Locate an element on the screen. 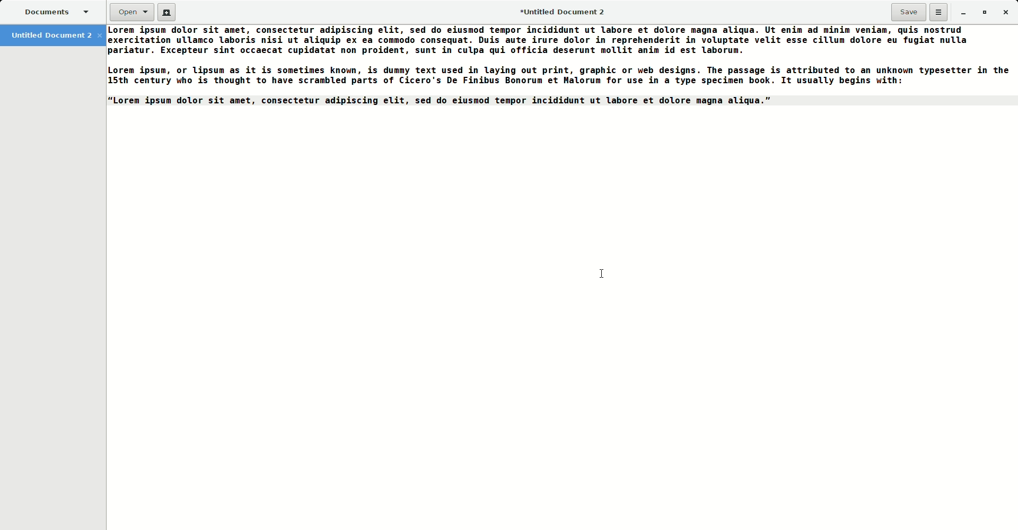 This screenshot has width=1018, height=530. Save is located at coordinates (907, 11).